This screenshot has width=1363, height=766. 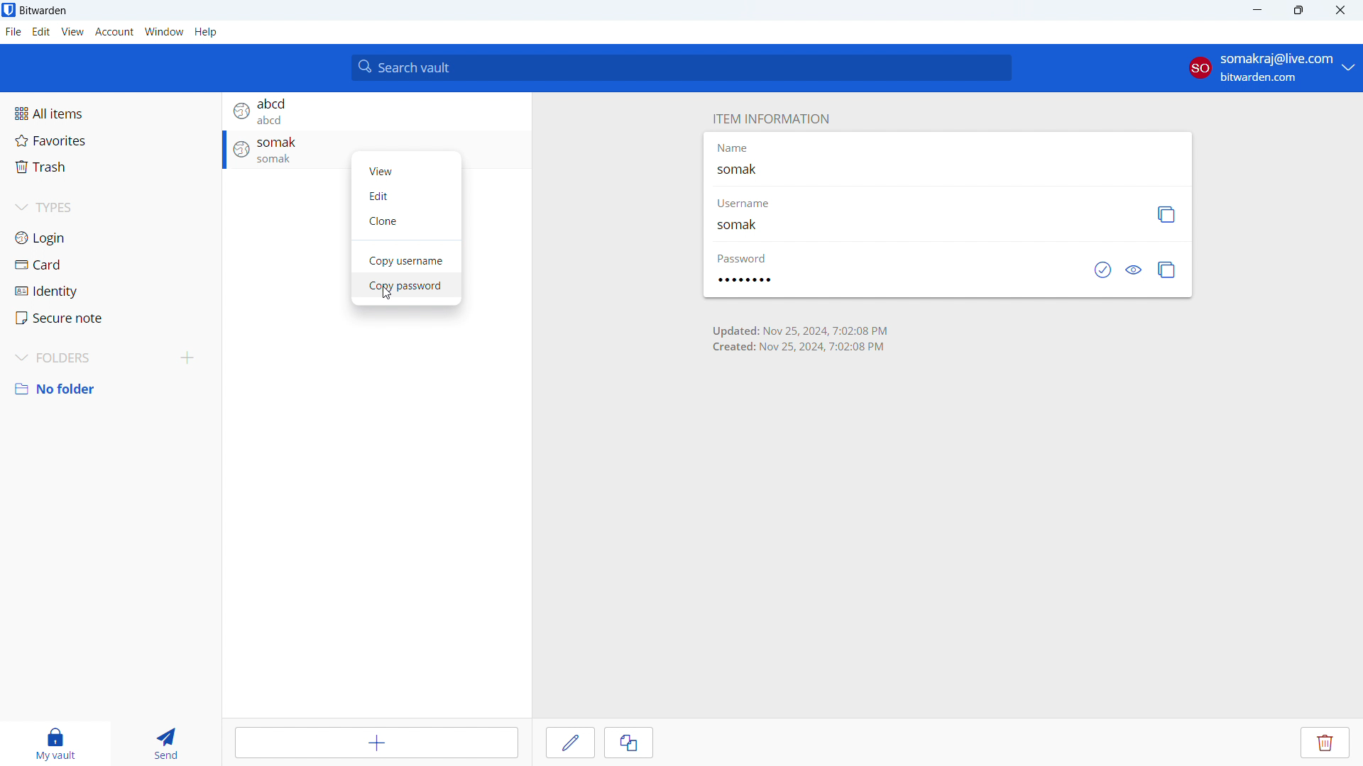 What do you see at coordinates (110, 289) in the screenshot?
I see `identity` at bounding box center [110, 289].